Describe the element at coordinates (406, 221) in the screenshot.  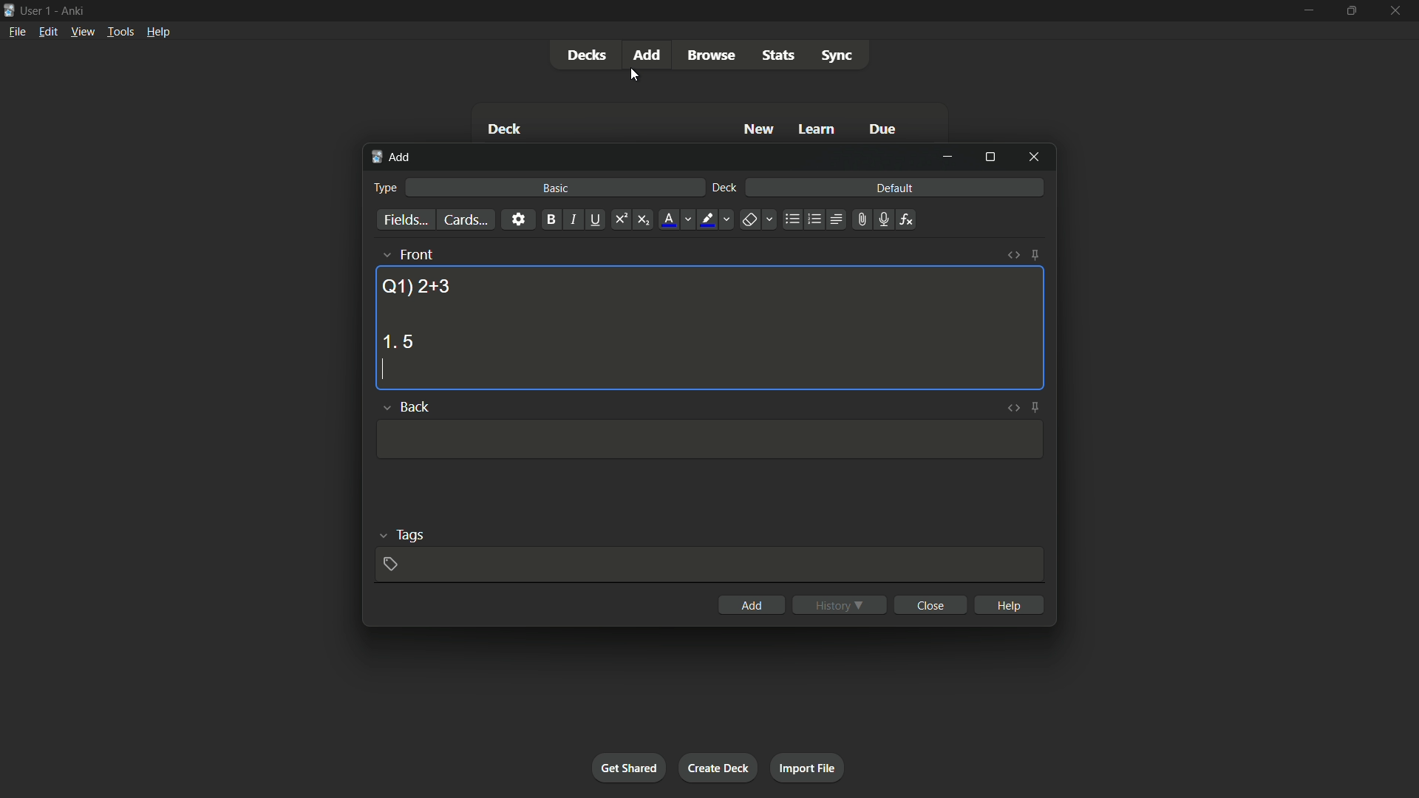
I see `fields` at that location.